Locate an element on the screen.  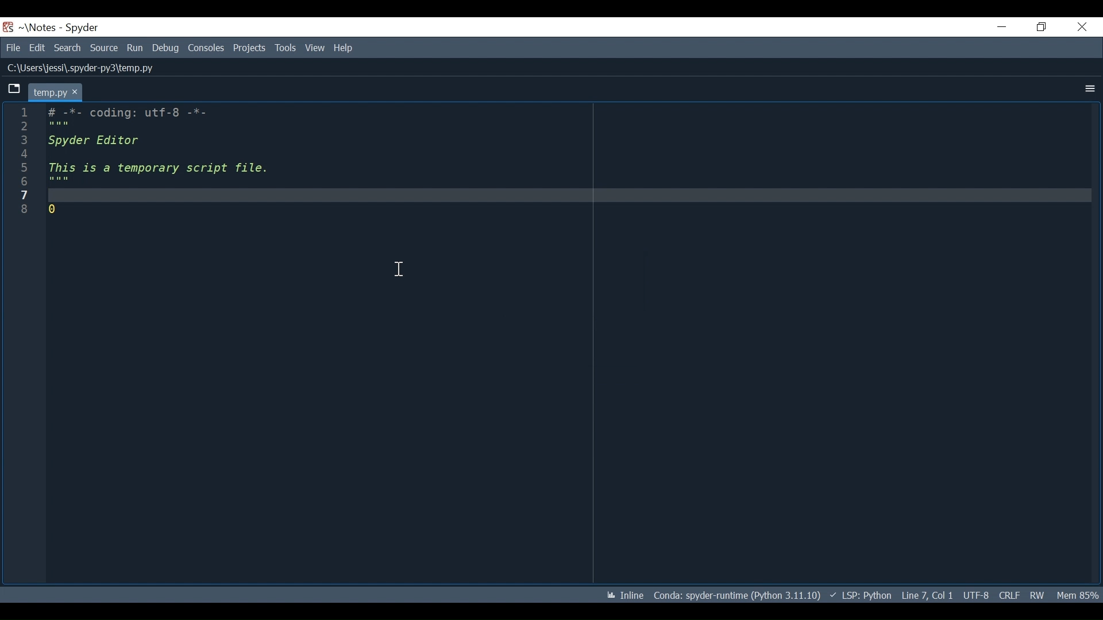
Run is located at coordinates (136, 48).